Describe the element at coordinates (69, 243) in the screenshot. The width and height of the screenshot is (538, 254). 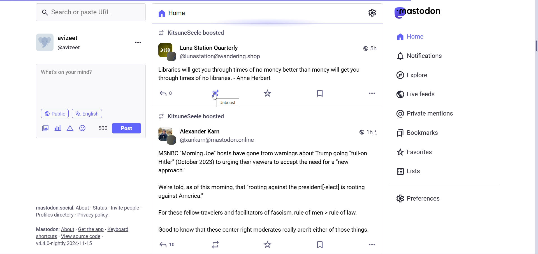
I see `Version` at that location.